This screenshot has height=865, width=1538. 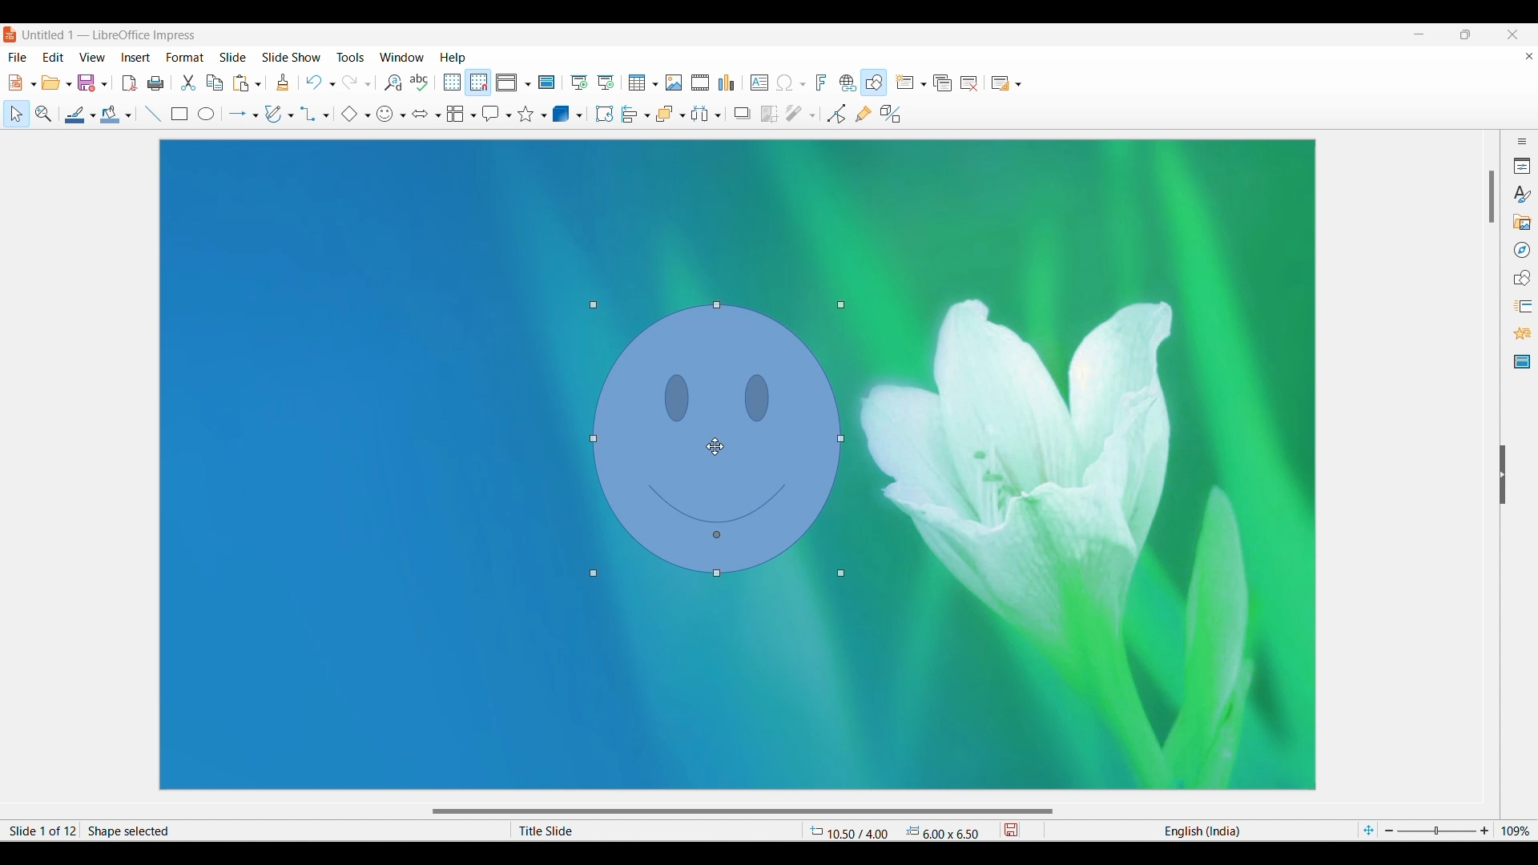 I want to click on Open, so click(x=51, y=82).